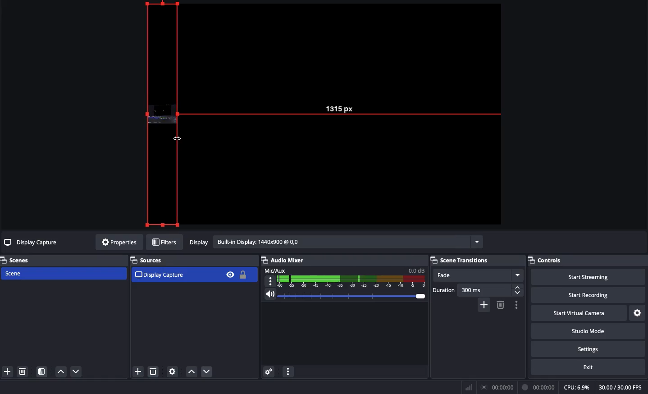  I want to click on Scene transition, so click(461, 260).